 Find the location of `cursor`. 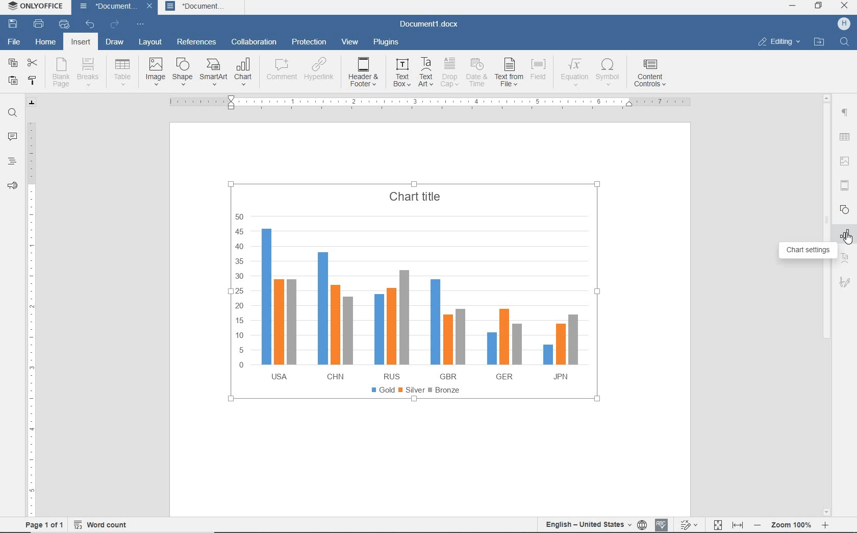

cursor is located at coordinates (846, 240).